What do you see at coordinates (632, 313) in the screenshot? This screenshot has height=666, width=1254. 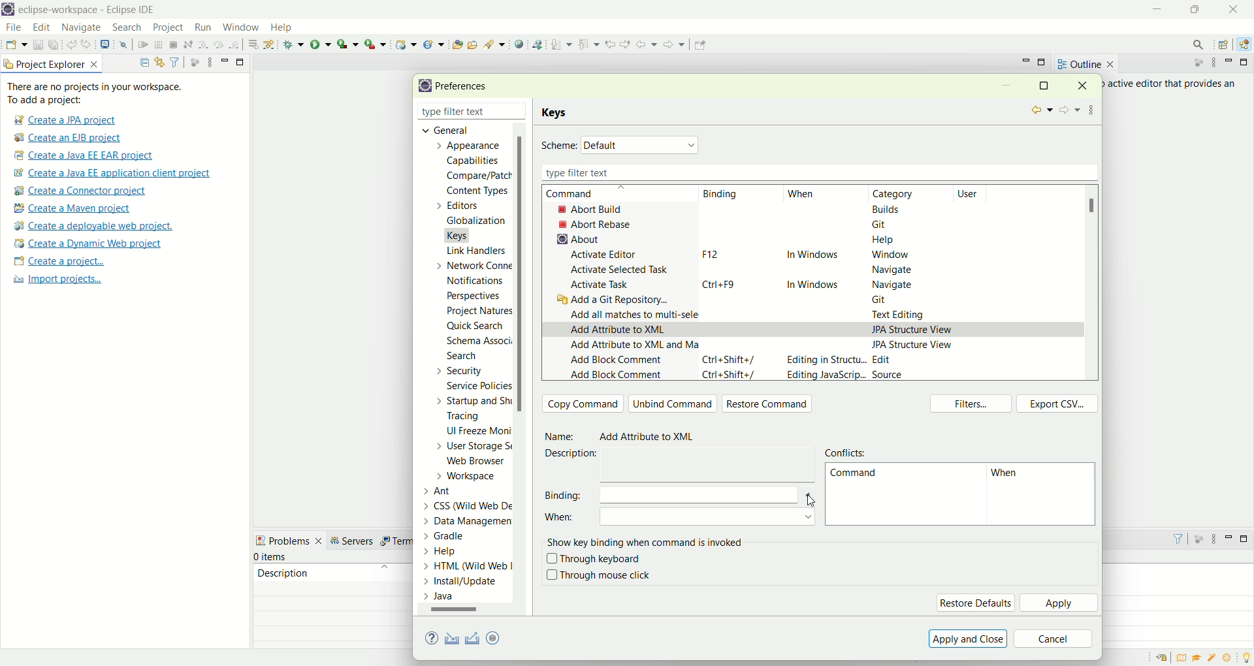 I see `add all matches to multi-selection` at bounding box center [632, 313].